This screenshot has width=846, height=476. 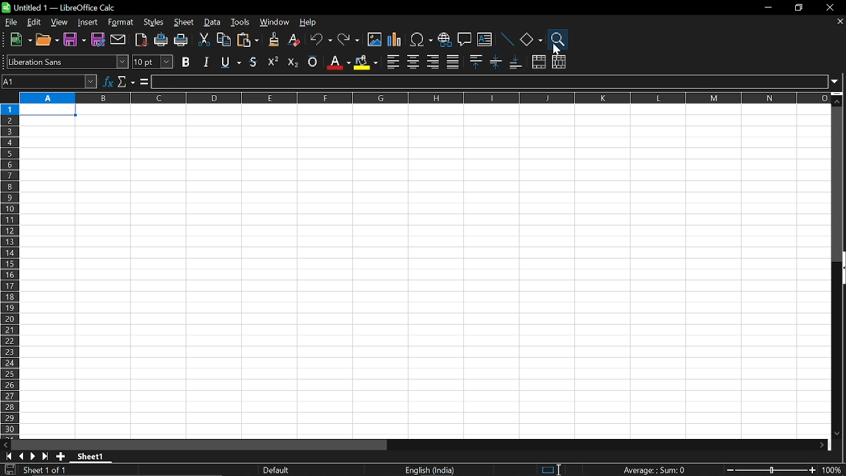 I want to click on styles, so click(x=154, y=23).